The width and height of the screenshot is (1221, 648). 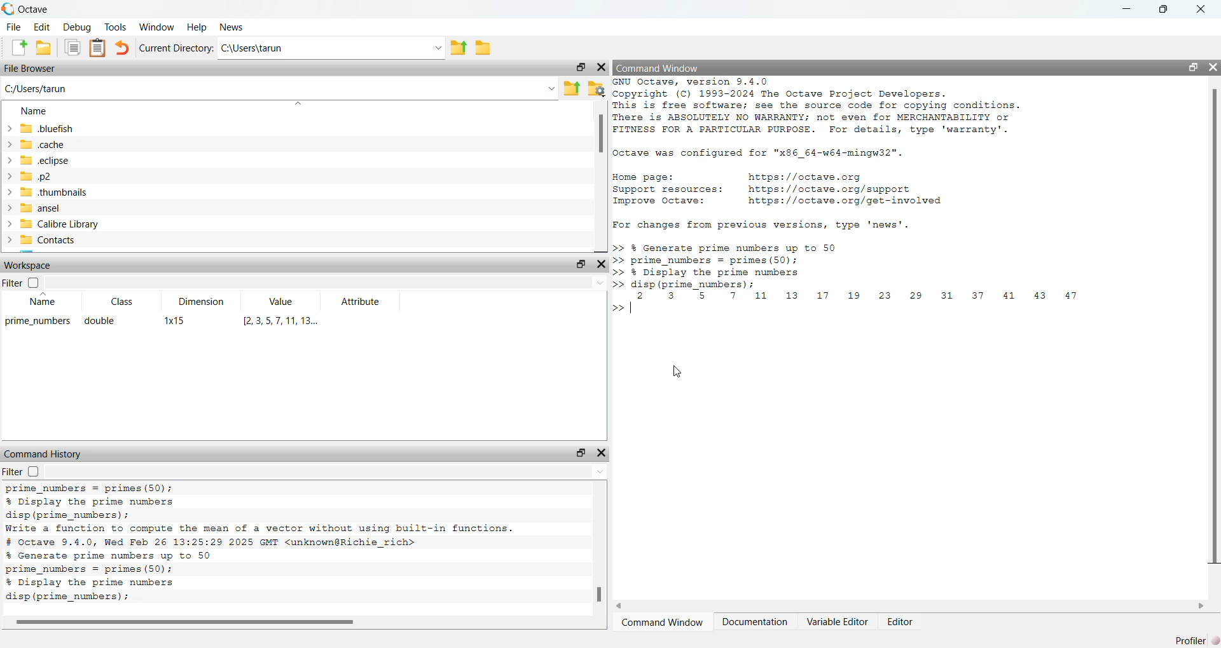 What do you see at coordinates (34, 112) in the screenshot?
I see `name` at bounding box center [34, 112].